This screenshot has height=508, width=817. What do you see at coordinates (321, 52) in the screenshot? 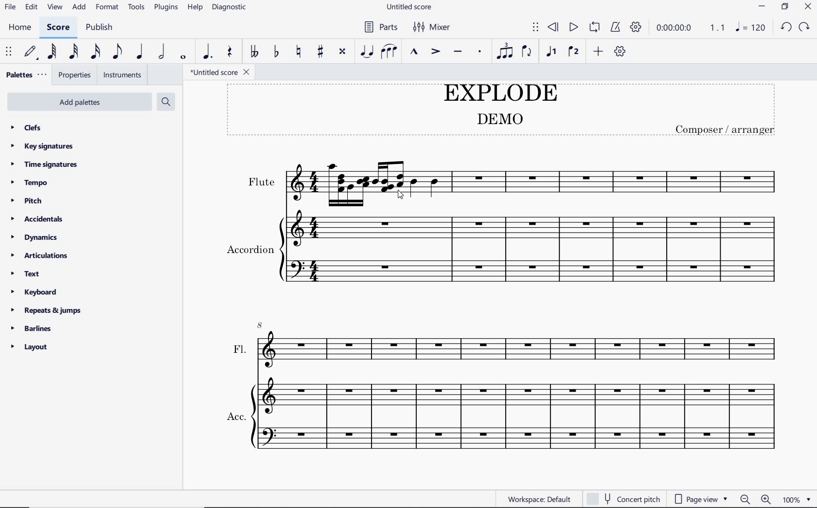
I see `toggle sharp` at bounding box center [321, 52].